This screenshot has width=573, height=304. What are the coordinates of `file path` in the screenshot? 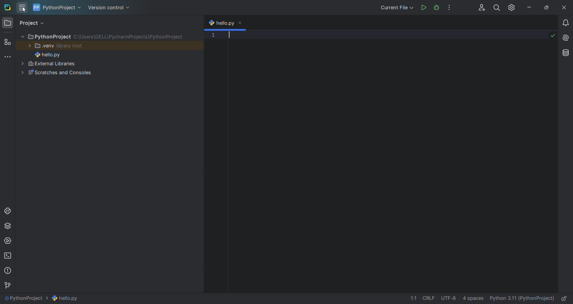 It's located at (44, 298).